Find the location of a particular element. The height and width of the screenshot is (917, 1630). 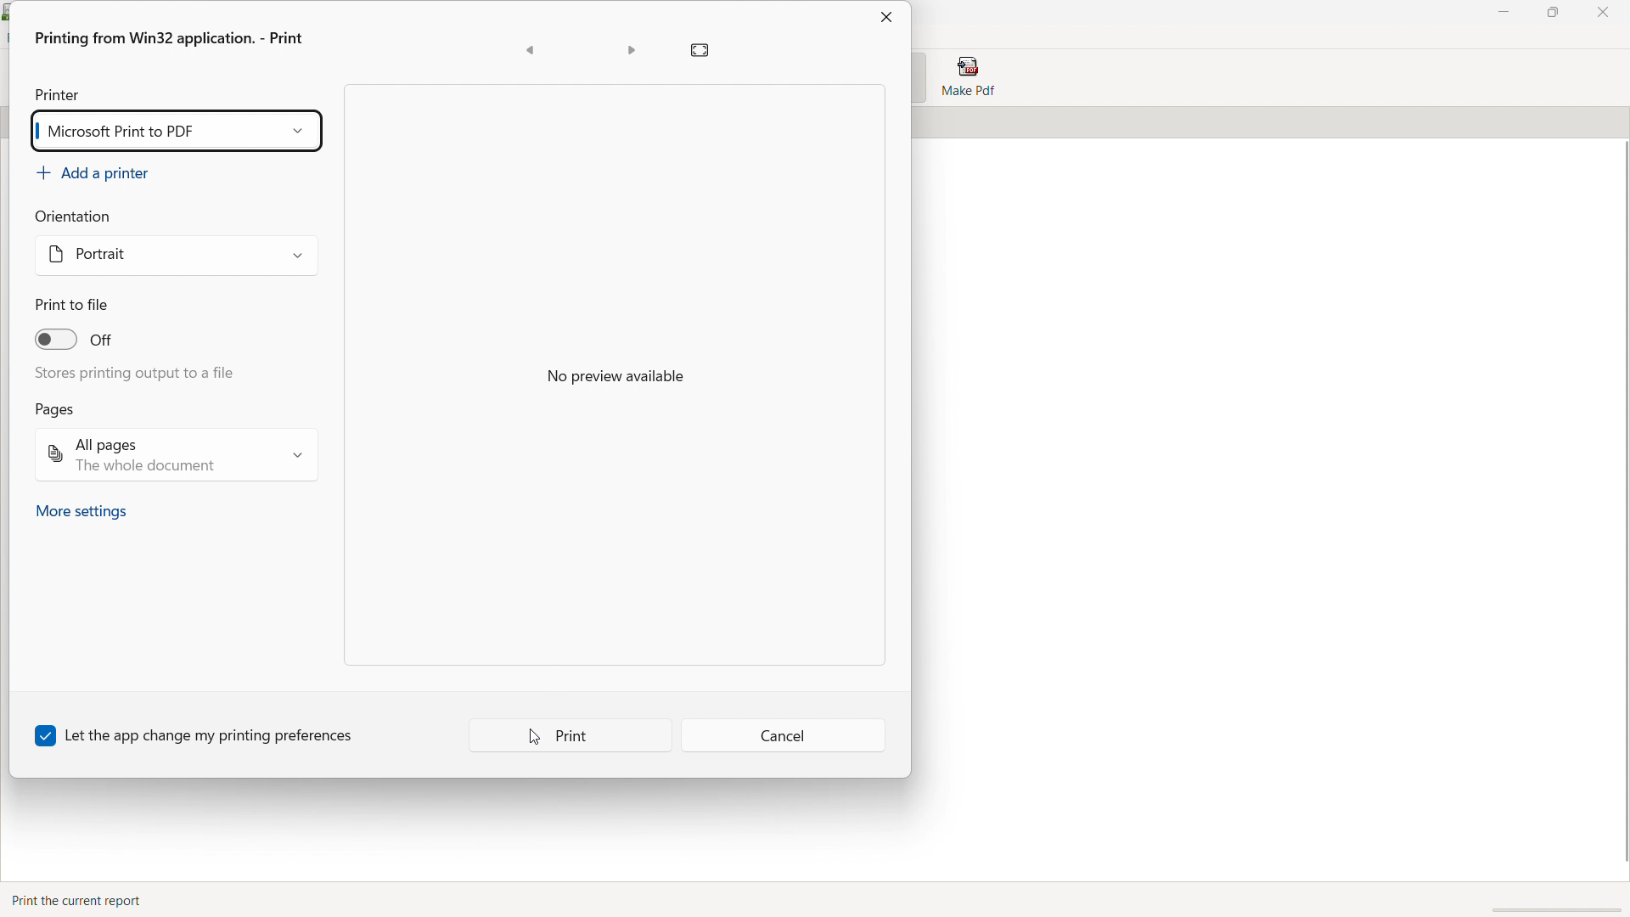

minimize is located at coordinates (1504, 13).